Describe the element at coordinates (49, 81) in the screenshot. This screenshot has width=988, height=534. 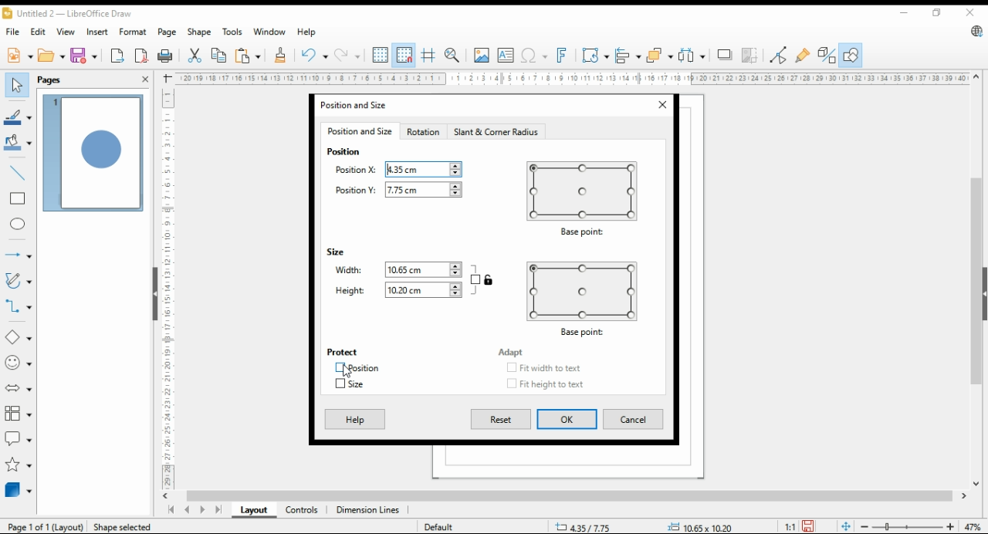
I see `pages` at that location.